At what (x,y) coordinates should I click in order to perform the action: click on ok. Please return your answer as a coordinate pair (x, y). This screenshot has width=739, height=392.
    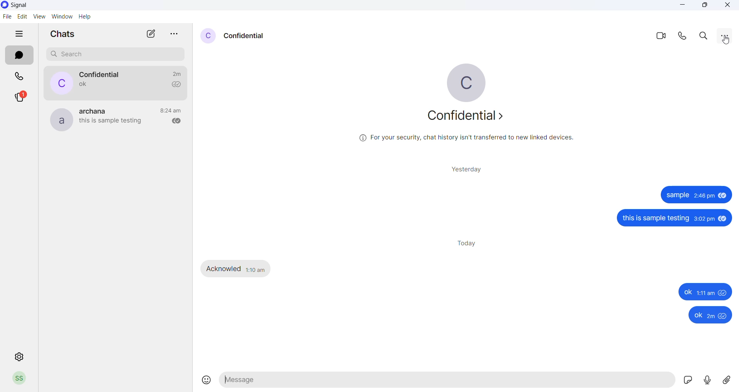
    Looking at the image, I should click on (702, 292).